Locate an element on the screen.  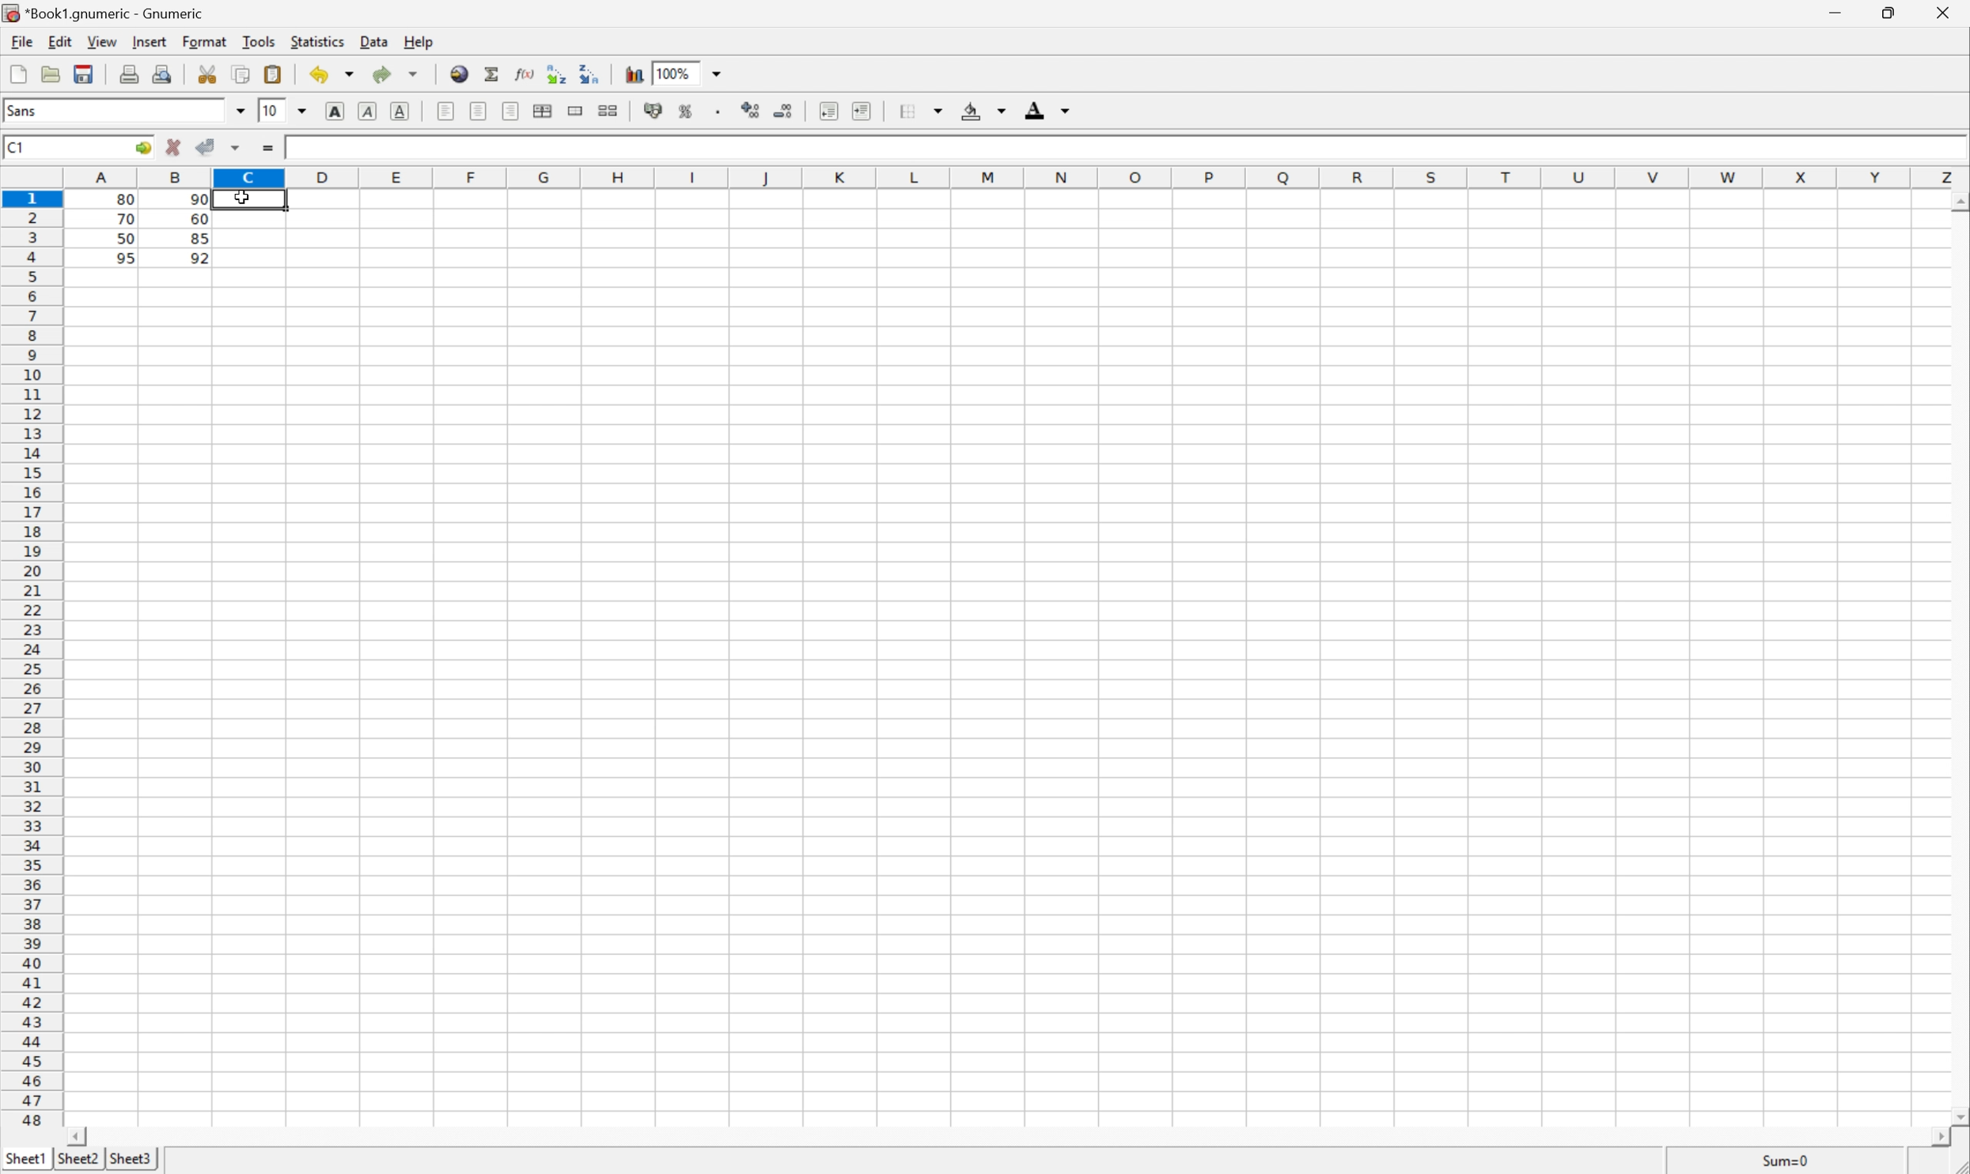
Merge ranges of cells is located at coordinates (577, 111).